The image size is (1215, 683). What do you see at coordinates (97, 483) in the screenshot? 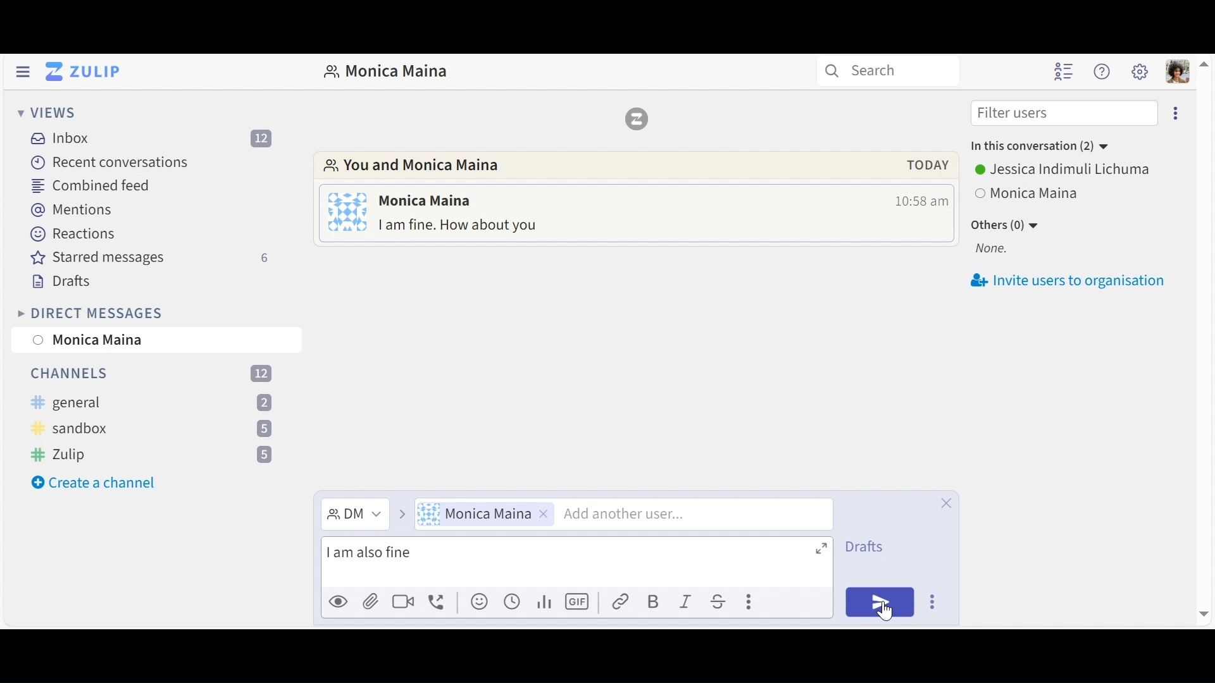
I see `create a channle` at bounding box center [97, 483].